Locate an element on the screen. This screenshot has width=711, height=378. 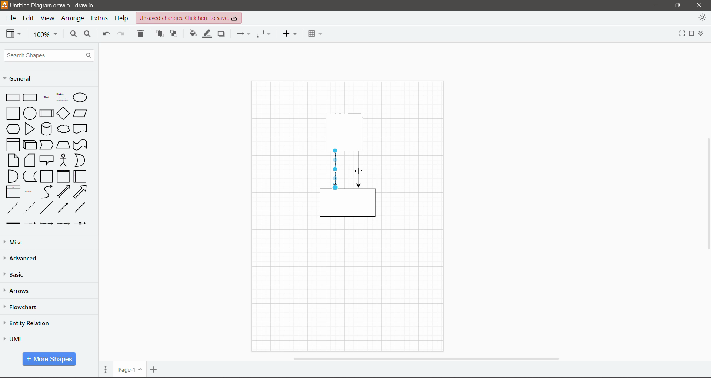
Document is located at coordinates (81, 129).